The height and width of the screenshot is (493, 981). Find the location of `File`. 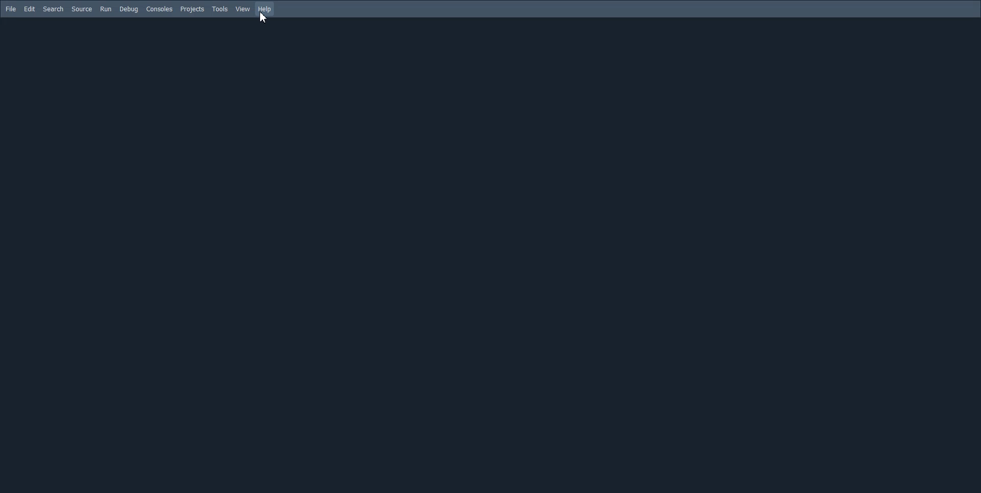

File is located at coordinates (10, 9).